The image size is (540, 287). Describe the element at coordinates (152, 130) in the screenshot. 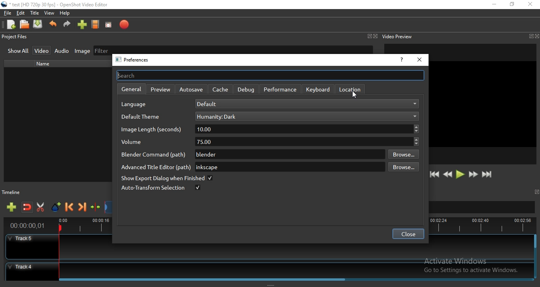

I see `image length` at that location.